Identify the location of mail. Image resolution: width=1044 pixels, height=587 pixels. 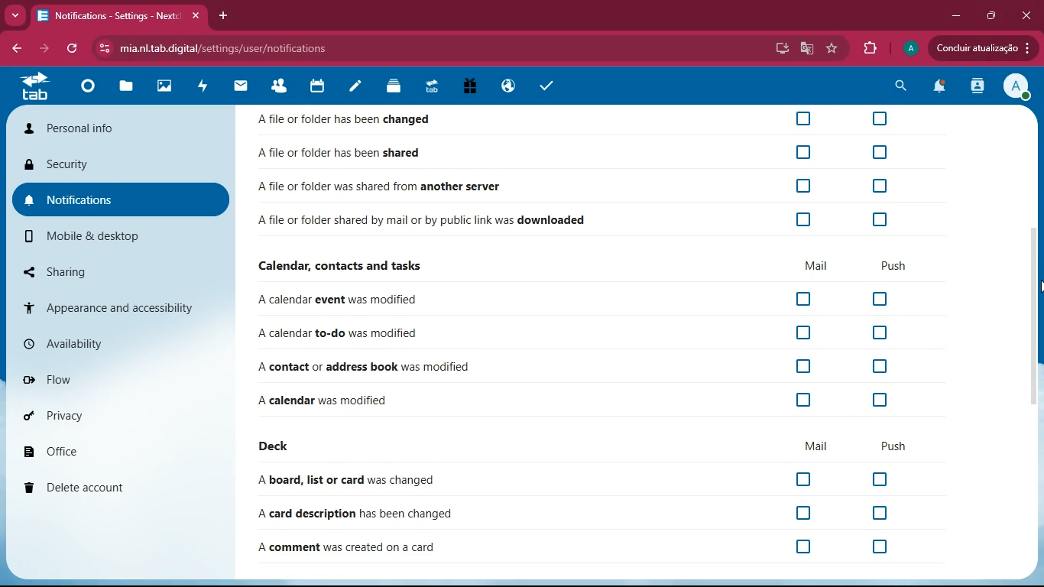
(813, 267).